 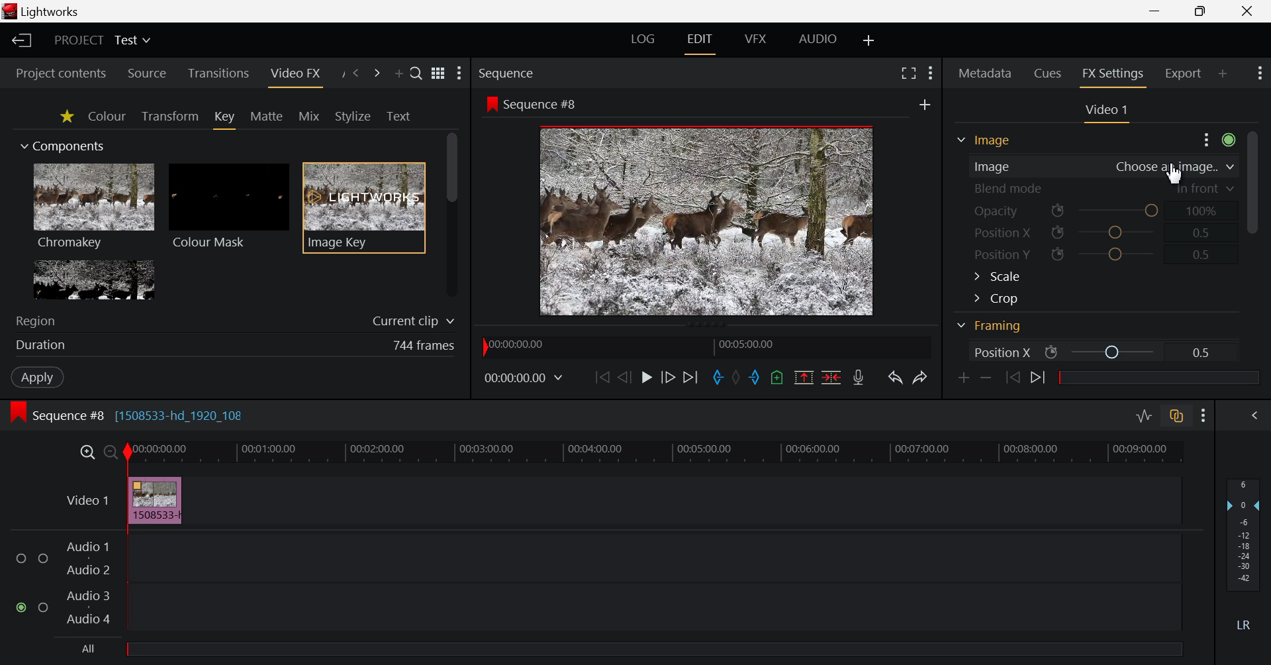 I want to click on checkbox, so click(x=22, y=558).